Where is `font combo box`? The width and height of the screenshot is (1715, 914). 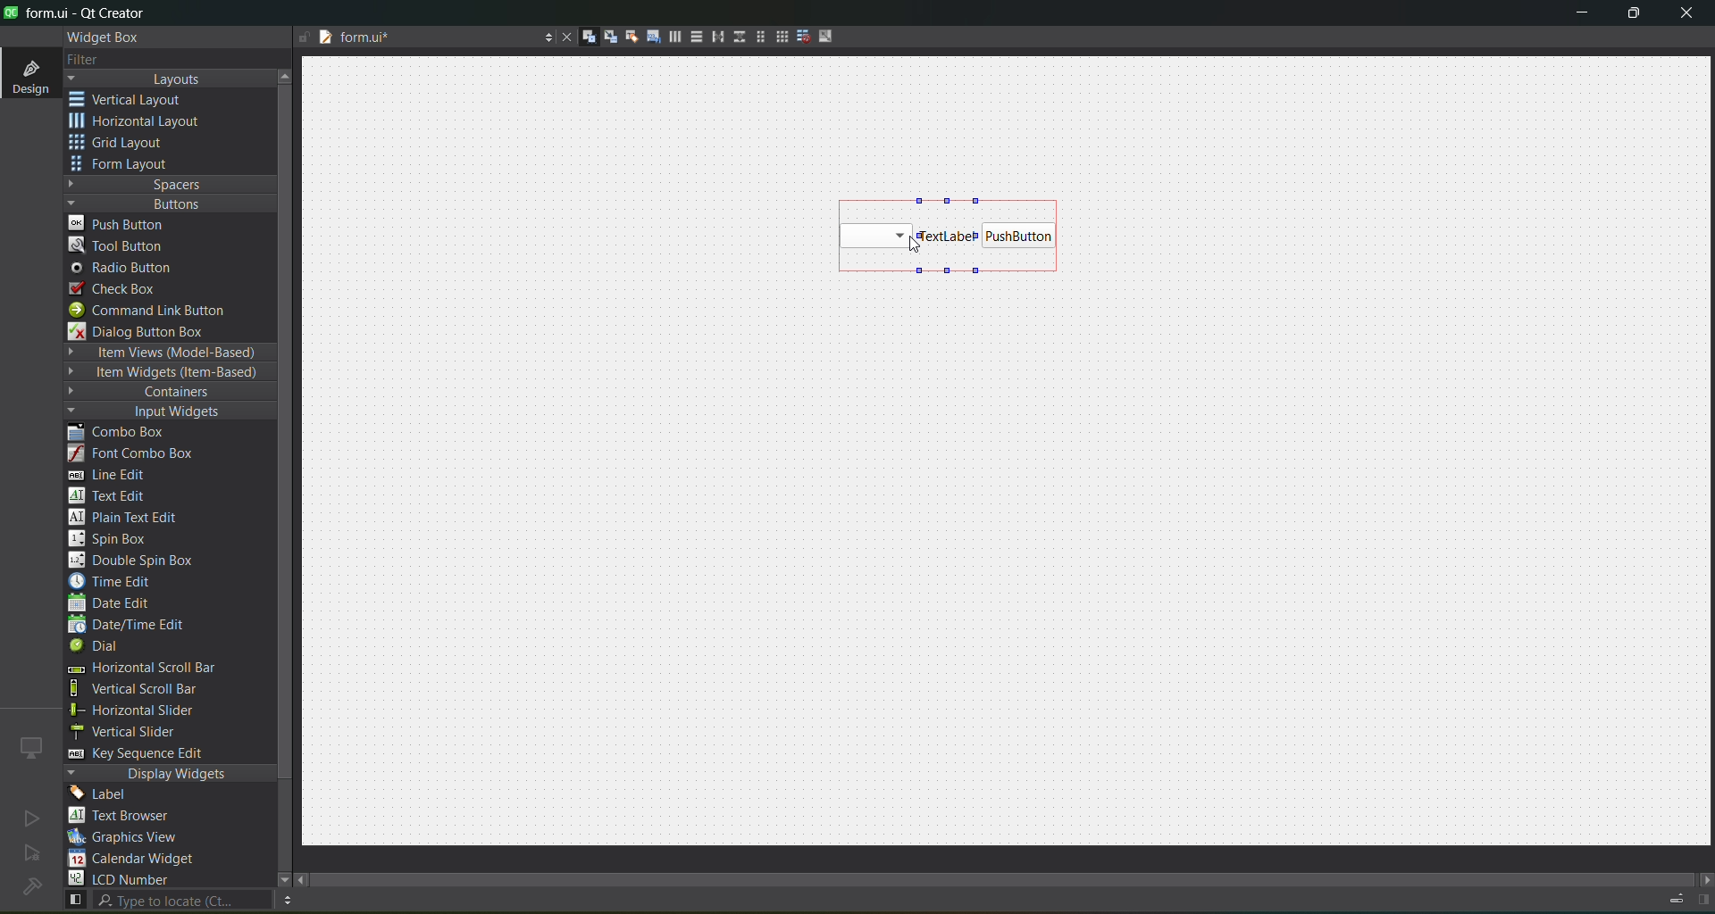
font combo box is located at coordinates (138, 454).